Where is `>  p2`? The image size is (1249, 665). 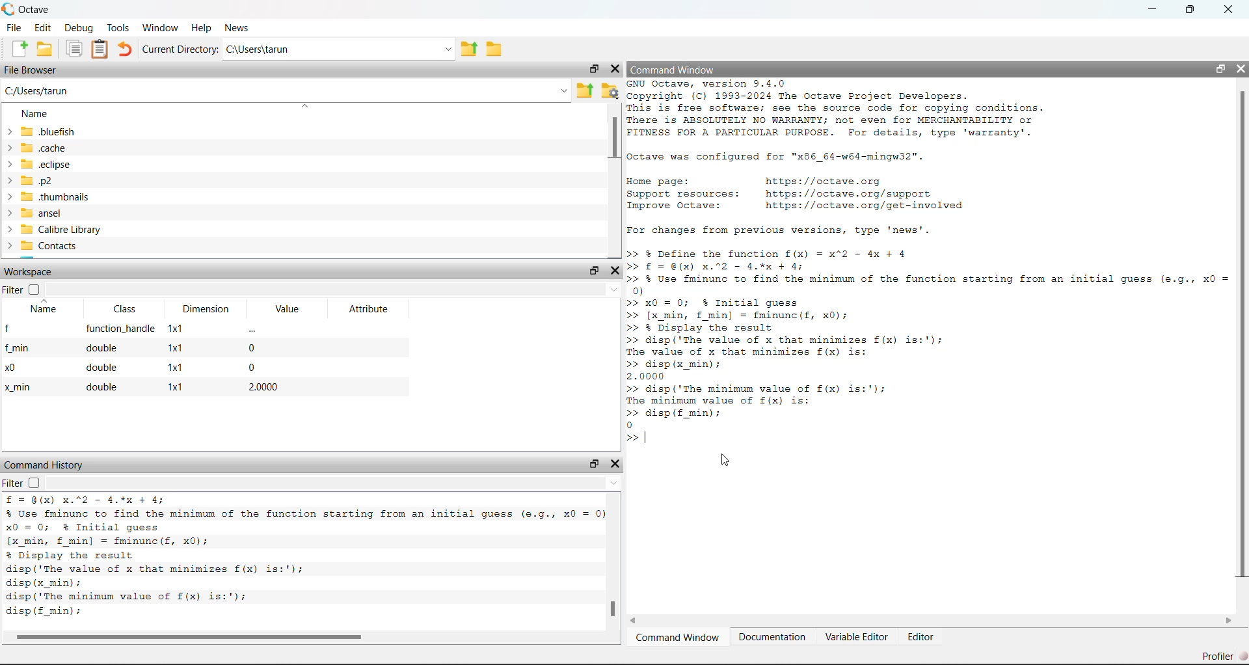 >  p2 is located at coordinates (38, 180).